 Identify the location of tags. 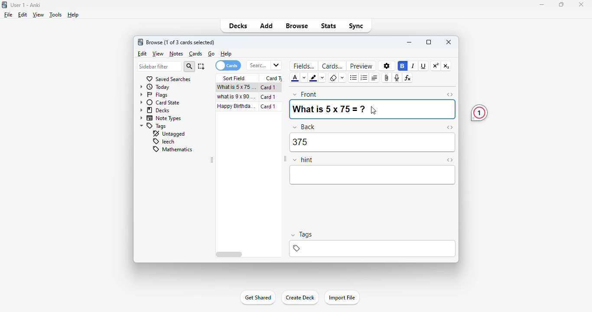
(302, 234).